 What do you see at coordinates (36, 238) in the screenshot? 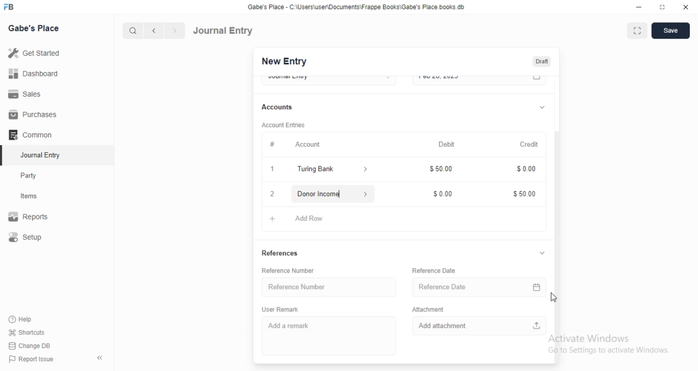
I see `Setup` at bounding box center [36, 238].